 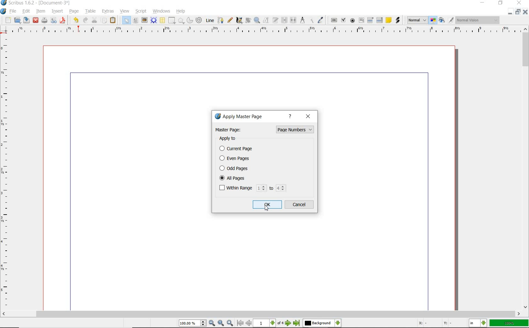 I want to click on help, so click(x=291, y=117).